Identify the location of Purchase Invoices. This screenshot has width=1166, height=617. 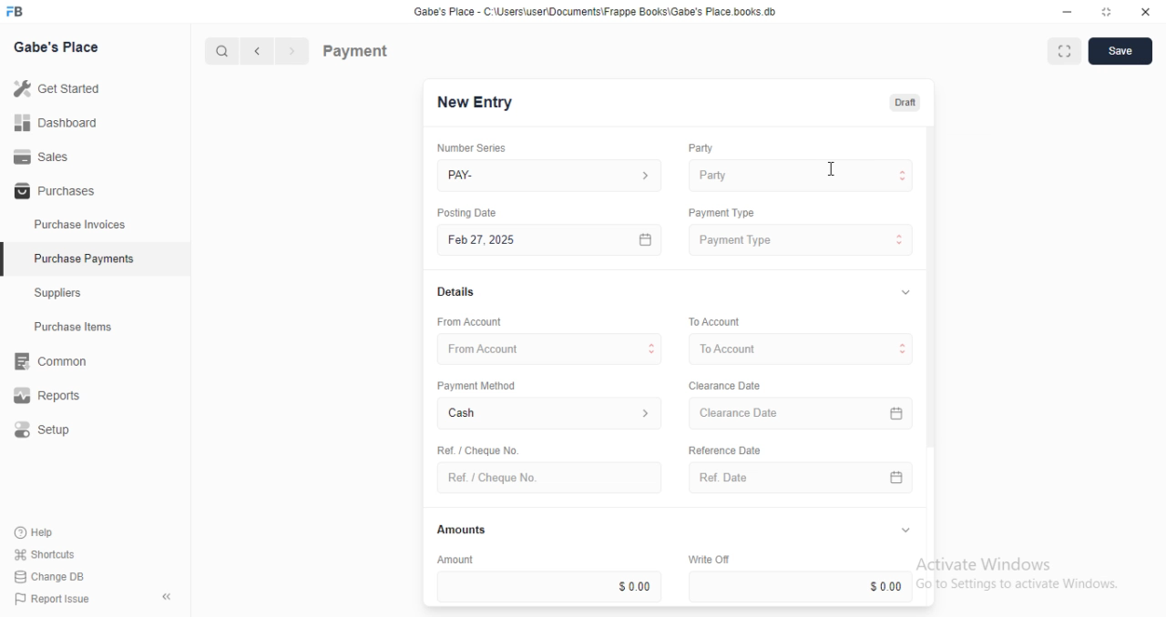
(80, 225).